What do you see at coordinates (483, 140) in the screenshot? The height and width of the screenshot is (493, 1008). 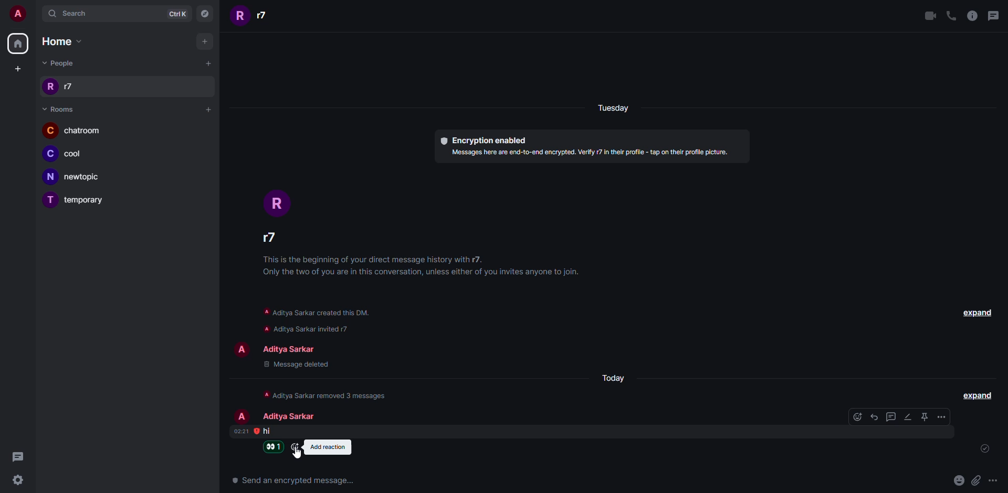 I see `encryption enabled` at bounding box center [483, 140].